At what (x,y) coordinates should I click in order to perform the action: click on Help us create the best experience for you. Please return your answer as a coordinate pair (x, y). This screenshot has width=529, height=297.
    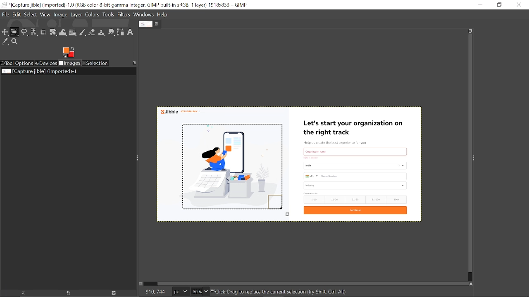
    Looking at the image, I should click on (341, 142).